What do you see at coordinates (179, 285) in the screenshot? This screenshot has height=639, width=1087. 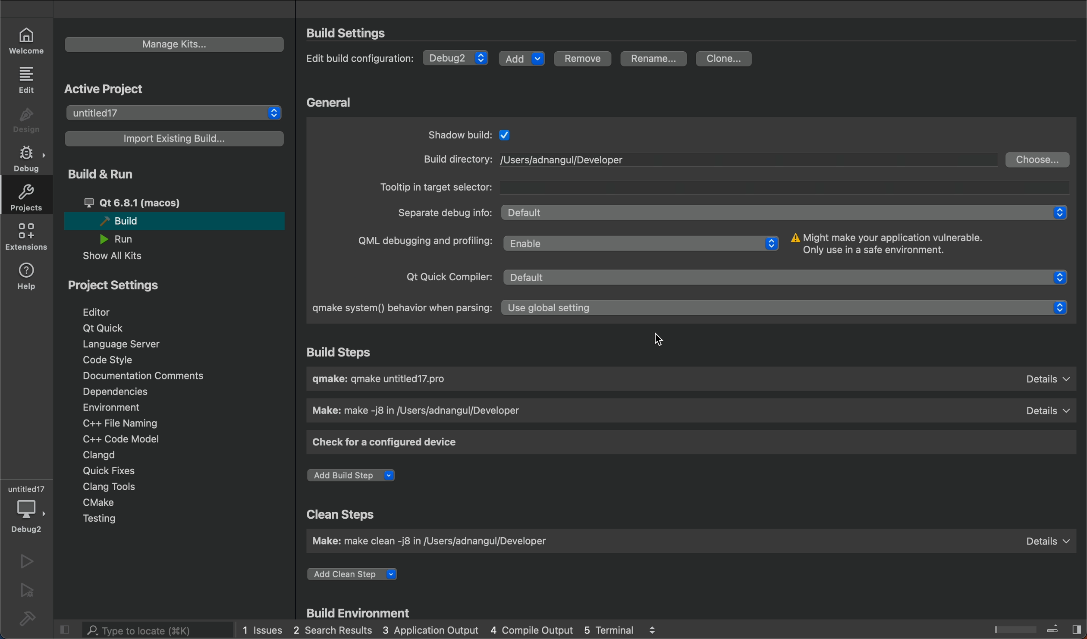 I see `project settings` at bounding box center [179, 285].